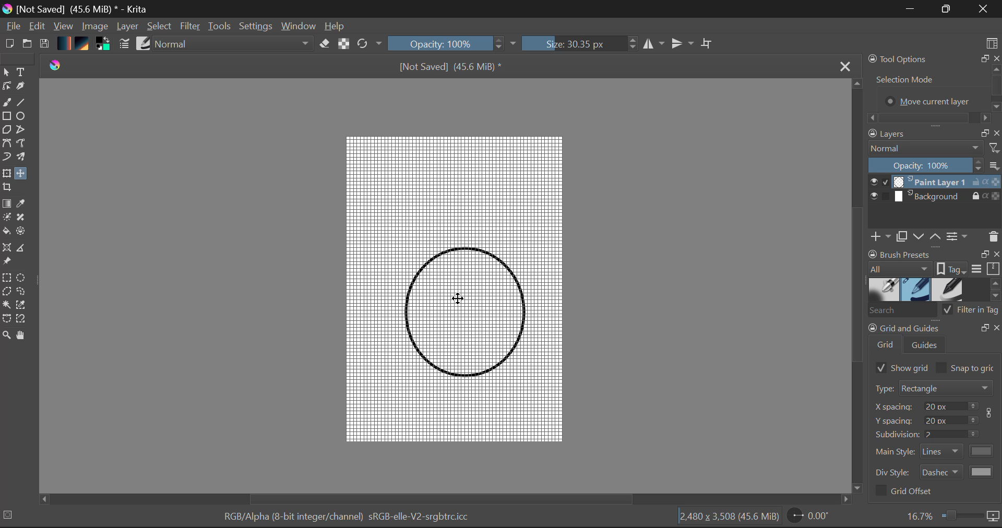 This screenshot has height=528, width=1002. I want to click on Edit, so click(38, 27).